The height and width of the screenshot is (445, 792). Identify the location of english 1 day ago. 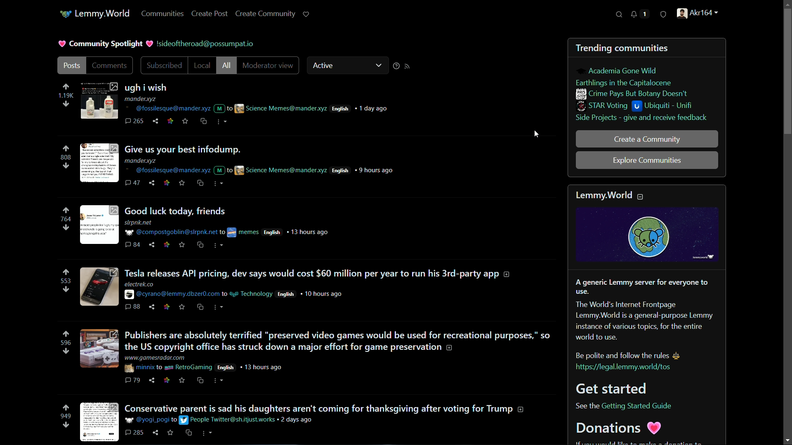
(362, 108).